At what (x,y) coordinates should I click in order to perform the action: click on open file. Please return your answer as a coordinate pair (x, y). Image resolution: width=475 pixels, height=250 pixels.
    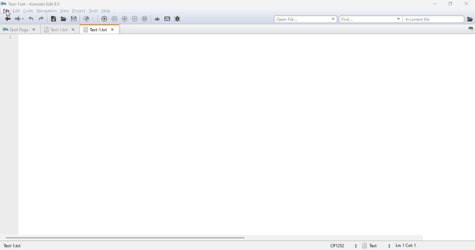
    Looking at the image, I should click on (305, 19).